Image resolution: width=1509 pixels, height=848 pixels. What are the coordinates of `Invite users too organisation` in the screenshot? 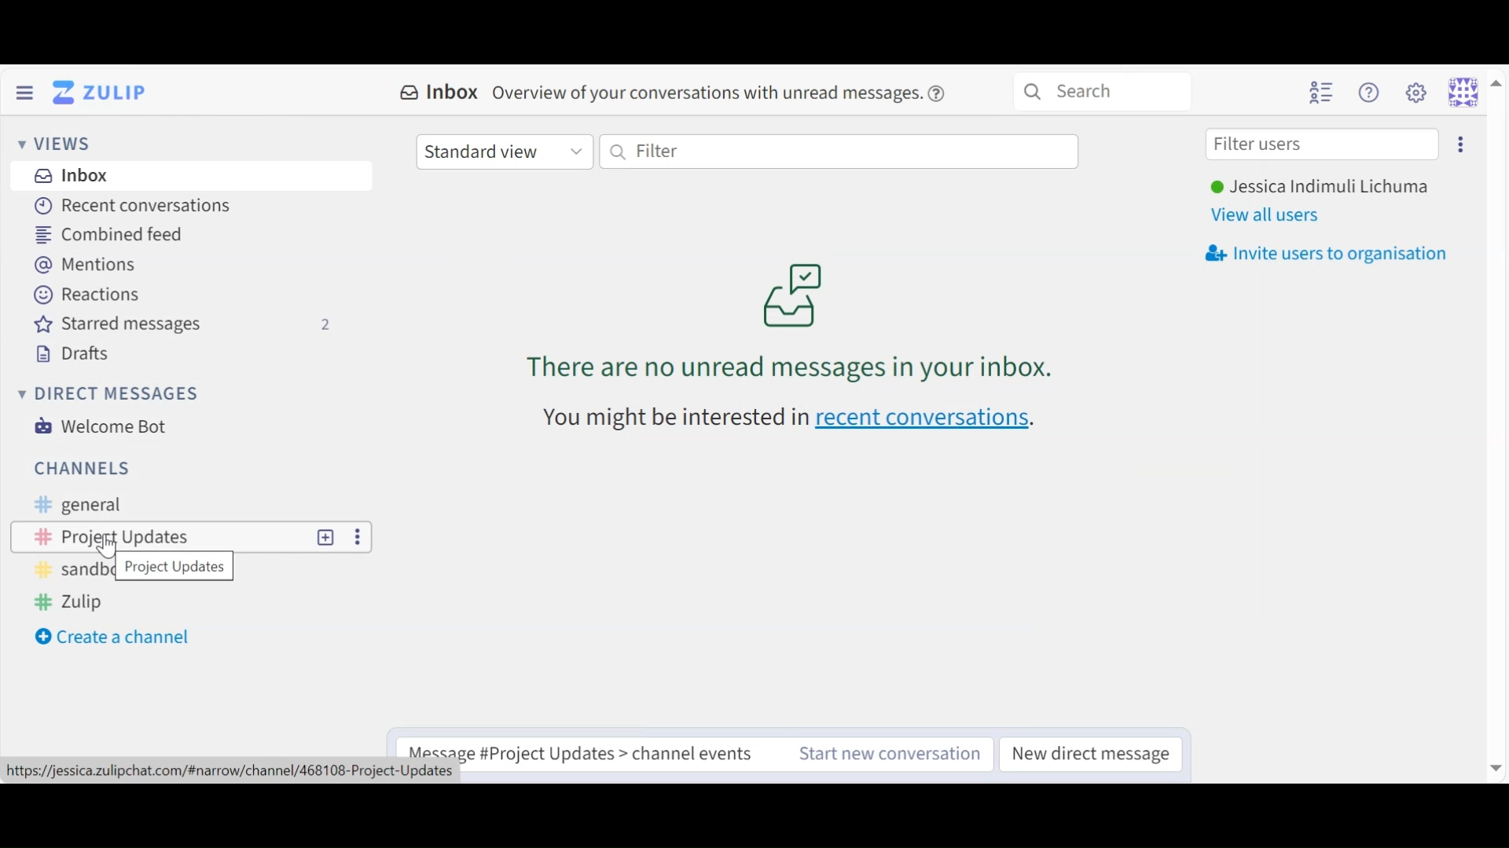 It's located at (1459, 143).